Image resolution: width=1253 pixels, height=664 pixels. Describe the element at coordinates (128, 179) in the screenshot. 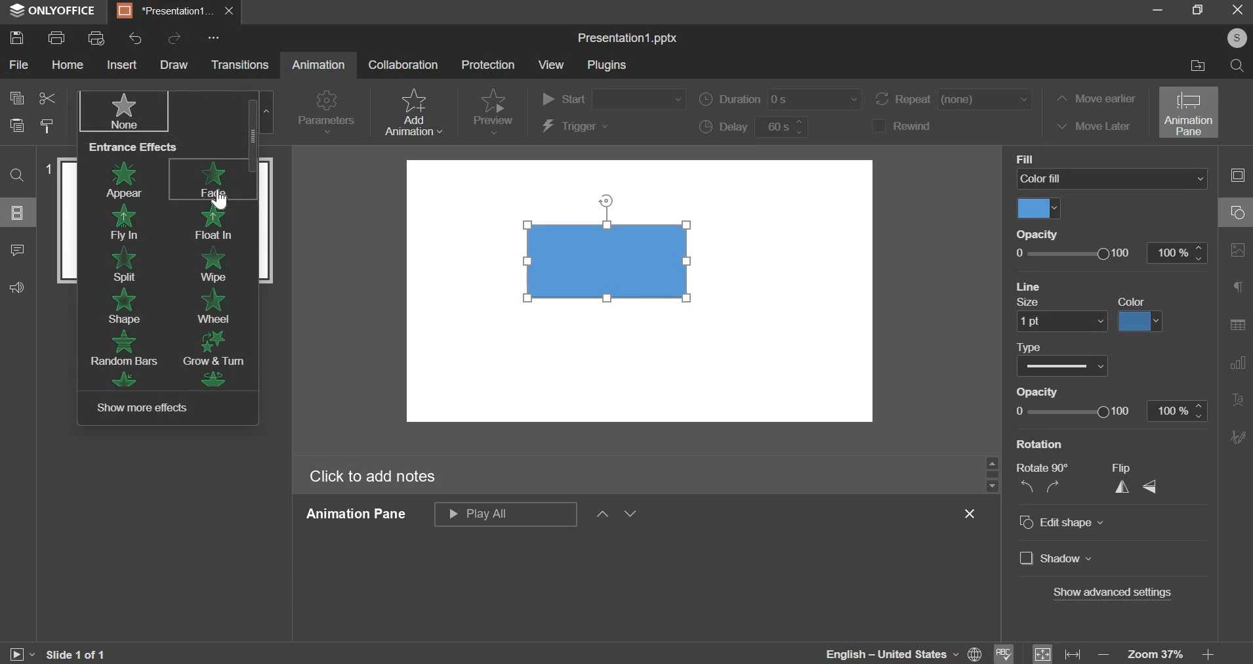

I see `appear` at that location.